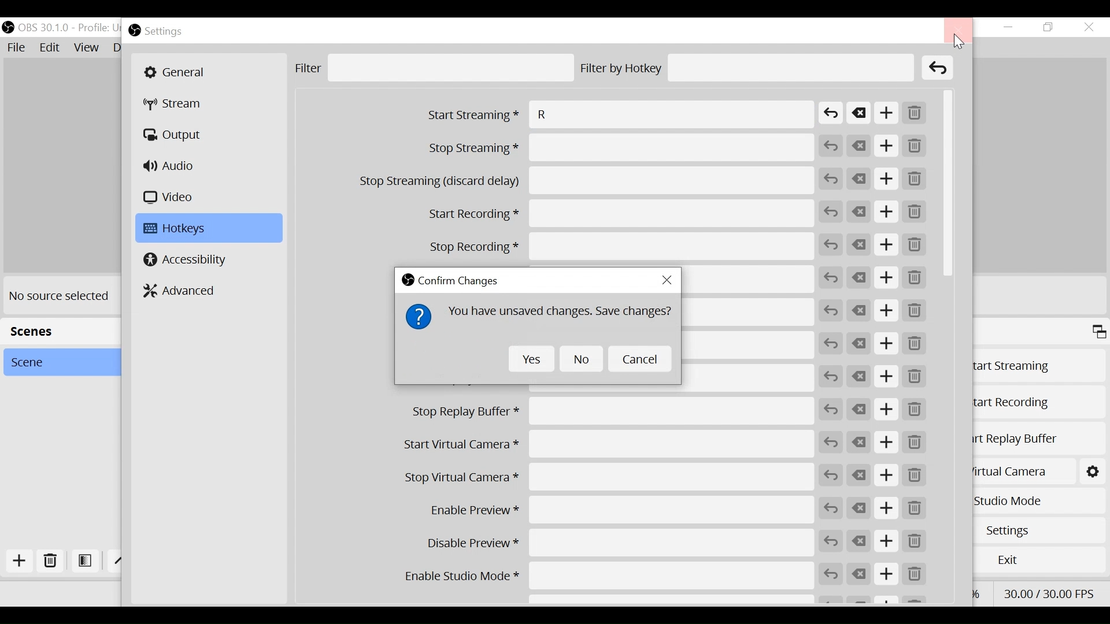 The width and height of the screenshot is (1110, 624). What do you see at coordinates (859, 408) in the screenshot?
I see `Clear` at bounding box center [859, 408].